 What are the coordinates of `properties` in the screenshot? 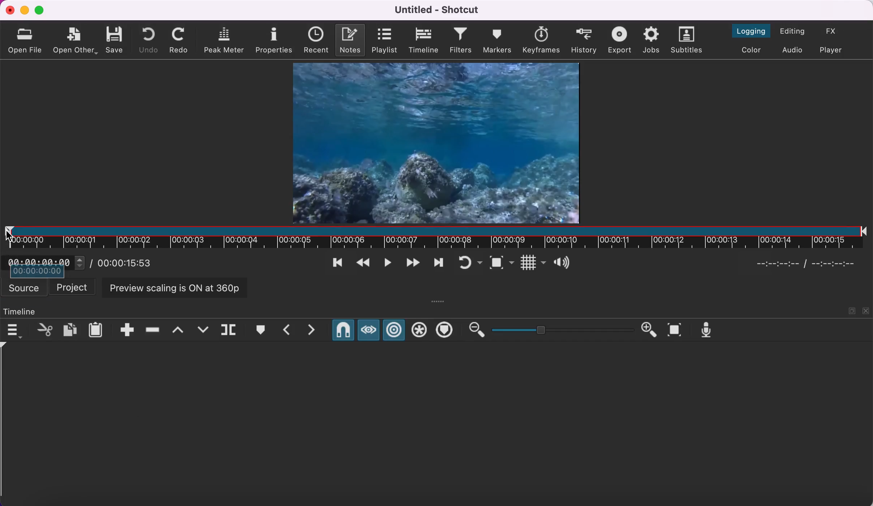 It's located at (275, 39).